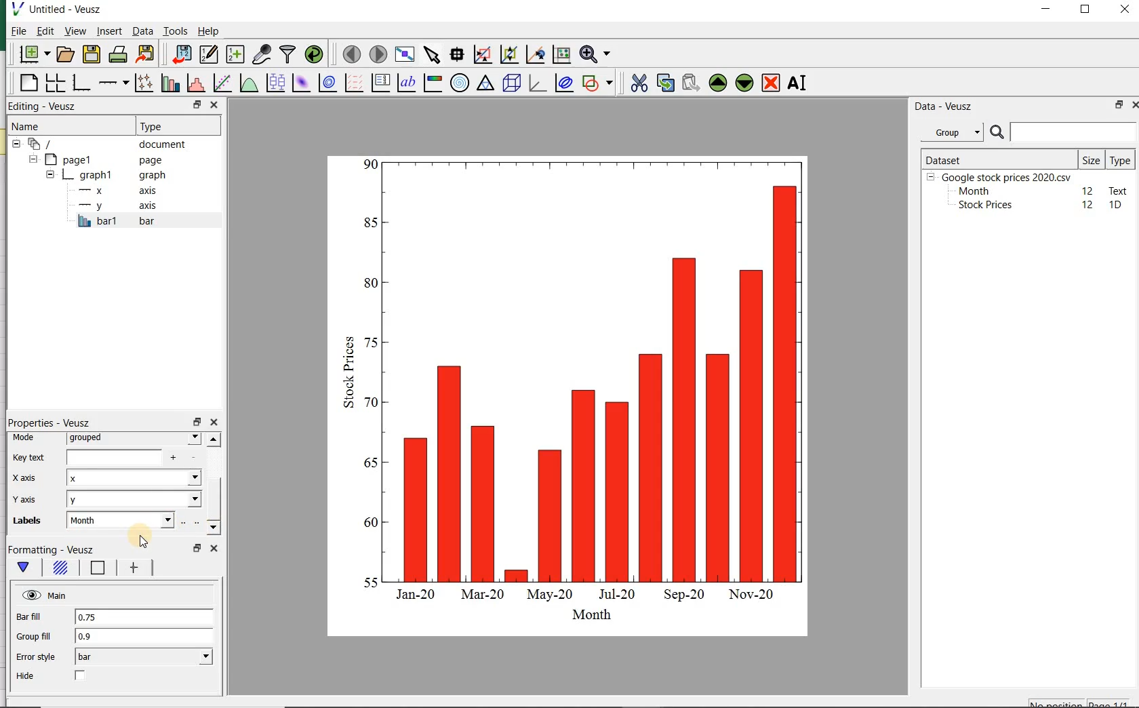 The height and width of the screenshot is (708, 1139). What do you see at coordinates (718, 83) in the screenshot?
I see `move the selected widget up` at bounding box center [718, 83].